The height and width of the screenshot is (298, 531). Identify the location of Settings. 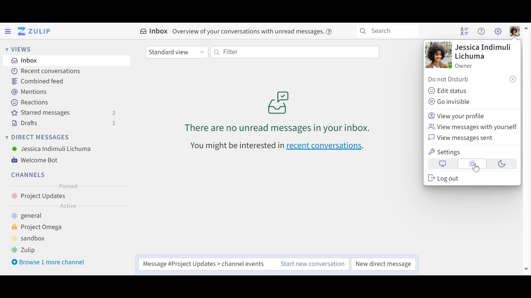
(446, 152).